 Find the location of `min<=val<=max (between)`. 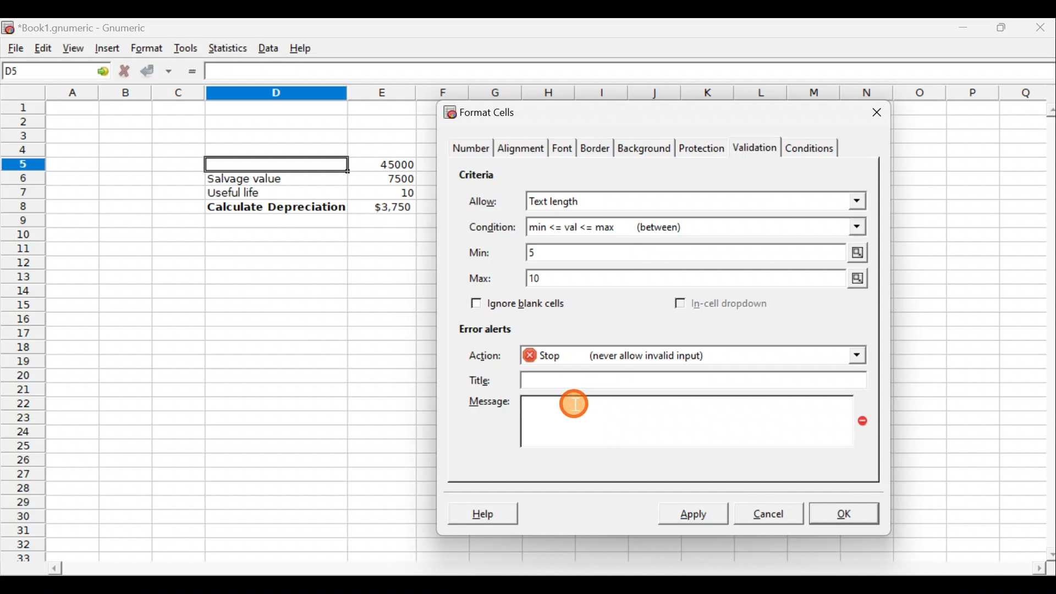

min<=val<=max (between) is located at coordinates (696, 227).